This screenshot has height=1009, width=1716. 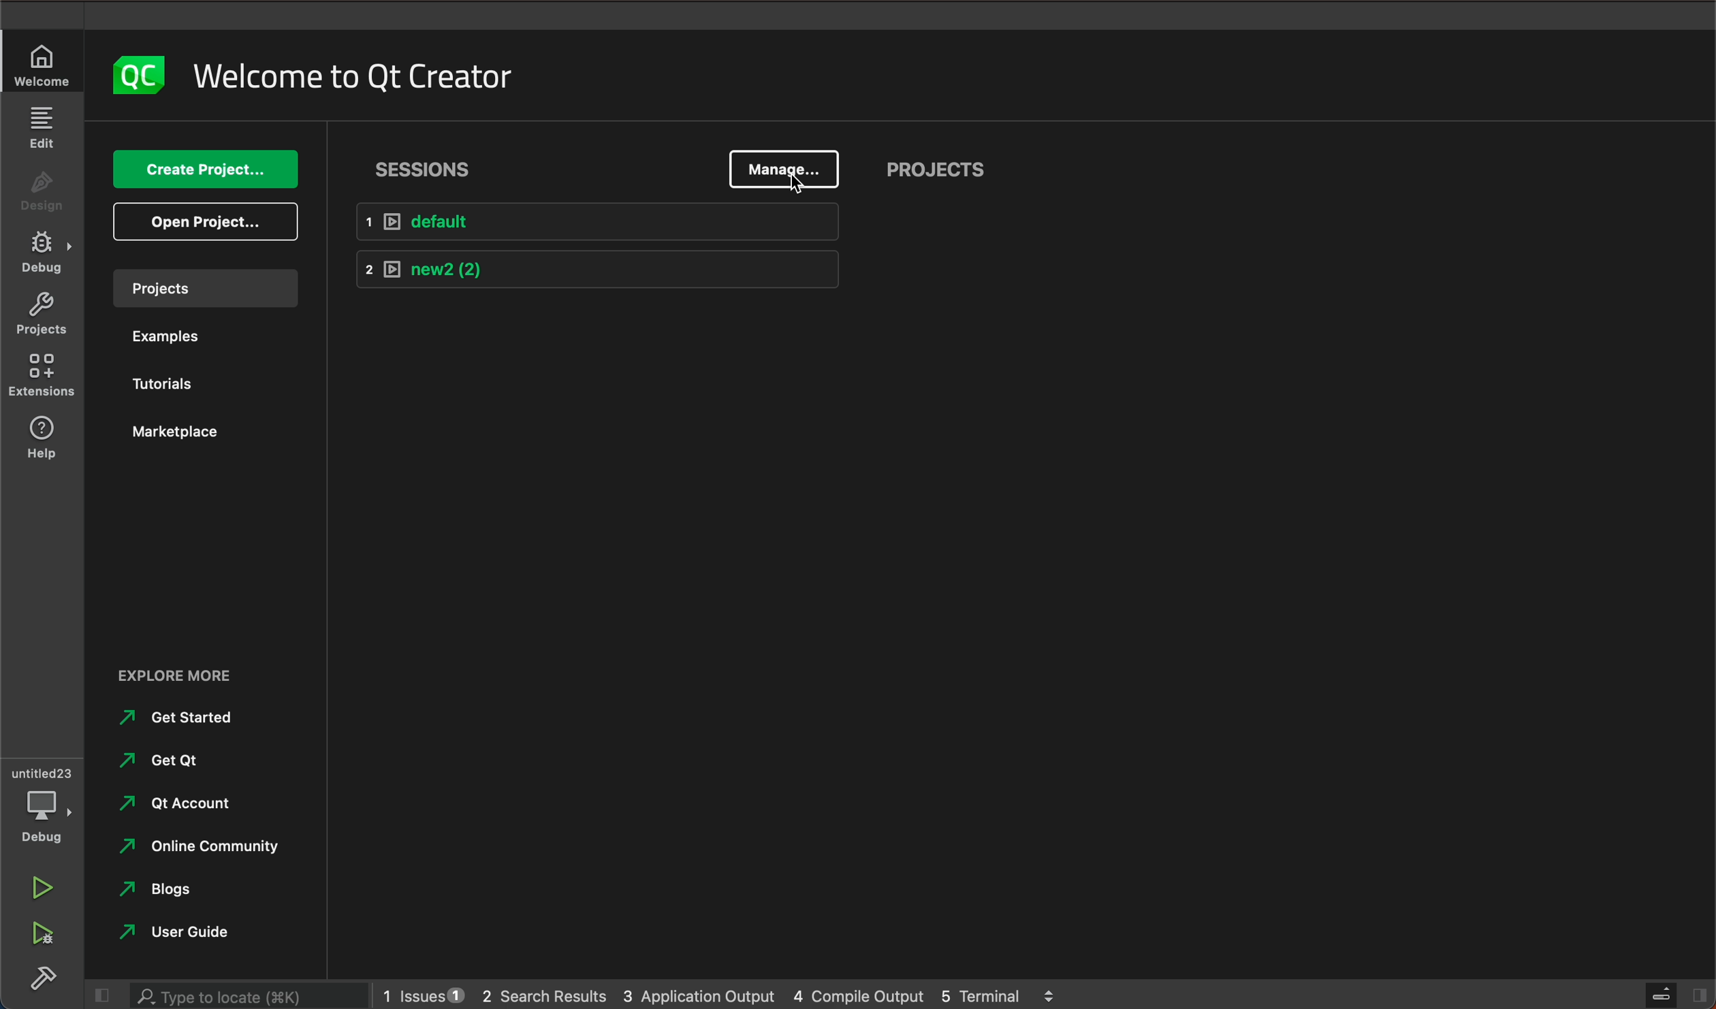 What do you see at coordinates (165, 386) in the screenshot?
I see `tutorials` at bounding box center [165, 386].